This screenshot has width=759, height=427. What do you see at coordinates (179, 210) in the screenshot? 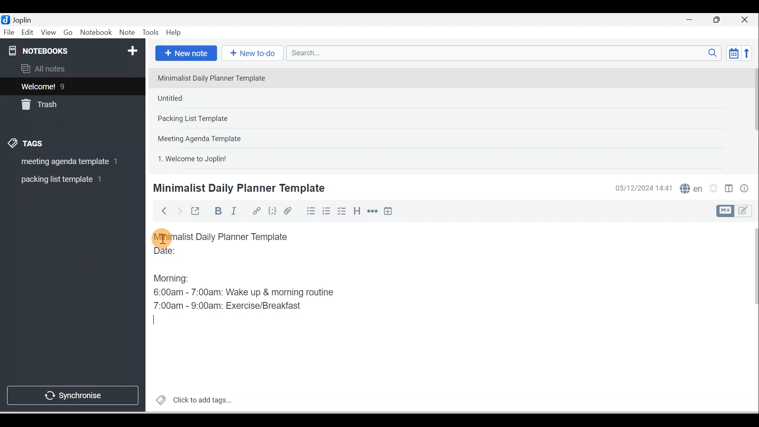
I see `Forward` at bounding box center [179, 210].